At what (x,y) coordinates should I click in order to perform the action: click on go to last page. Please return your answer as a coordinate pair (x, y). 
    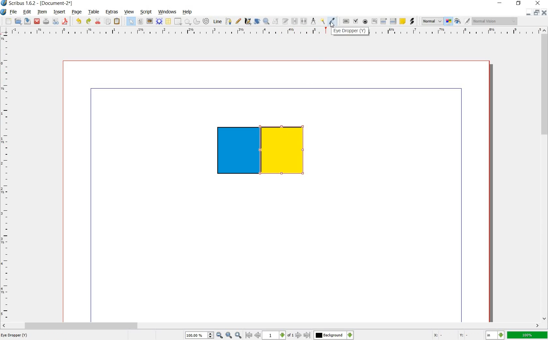
    Looking at the image, I should click on (308, 335).